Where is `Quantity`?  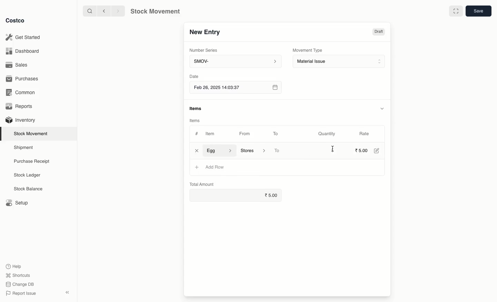 Quantity is located at coordinates (328, 134).